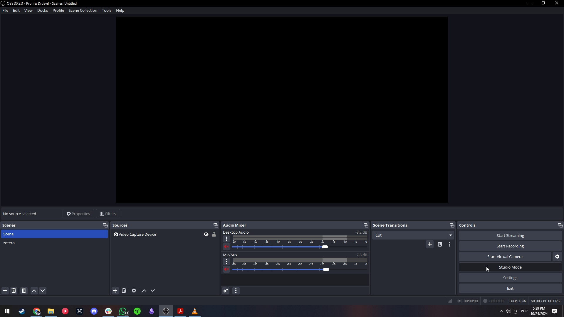 Image resolution: width=564 pixels, height=317 pixels. I want to click on zotero, so click(55, 242).